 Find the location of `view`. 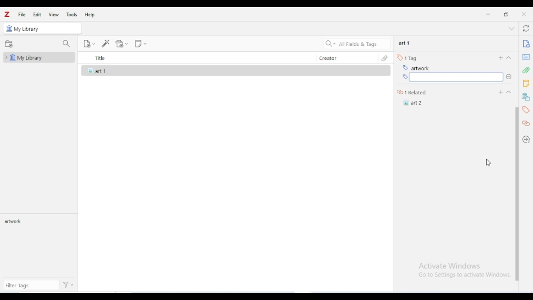

view is located at coordinates (54, 14).